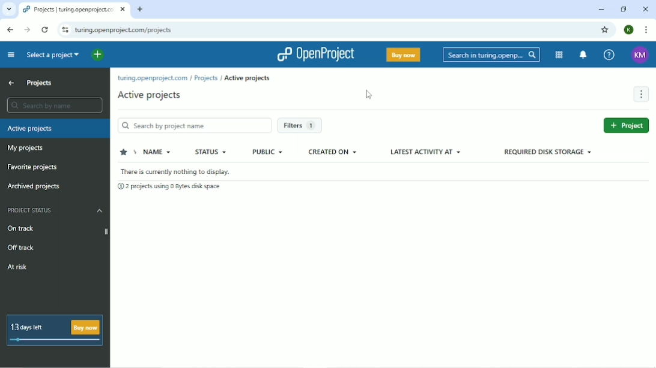 The height and width of the screenshot is (368, 656). Describe the element at coordinates (52, 56) in the screenshot. I see `Select a project` at that location.